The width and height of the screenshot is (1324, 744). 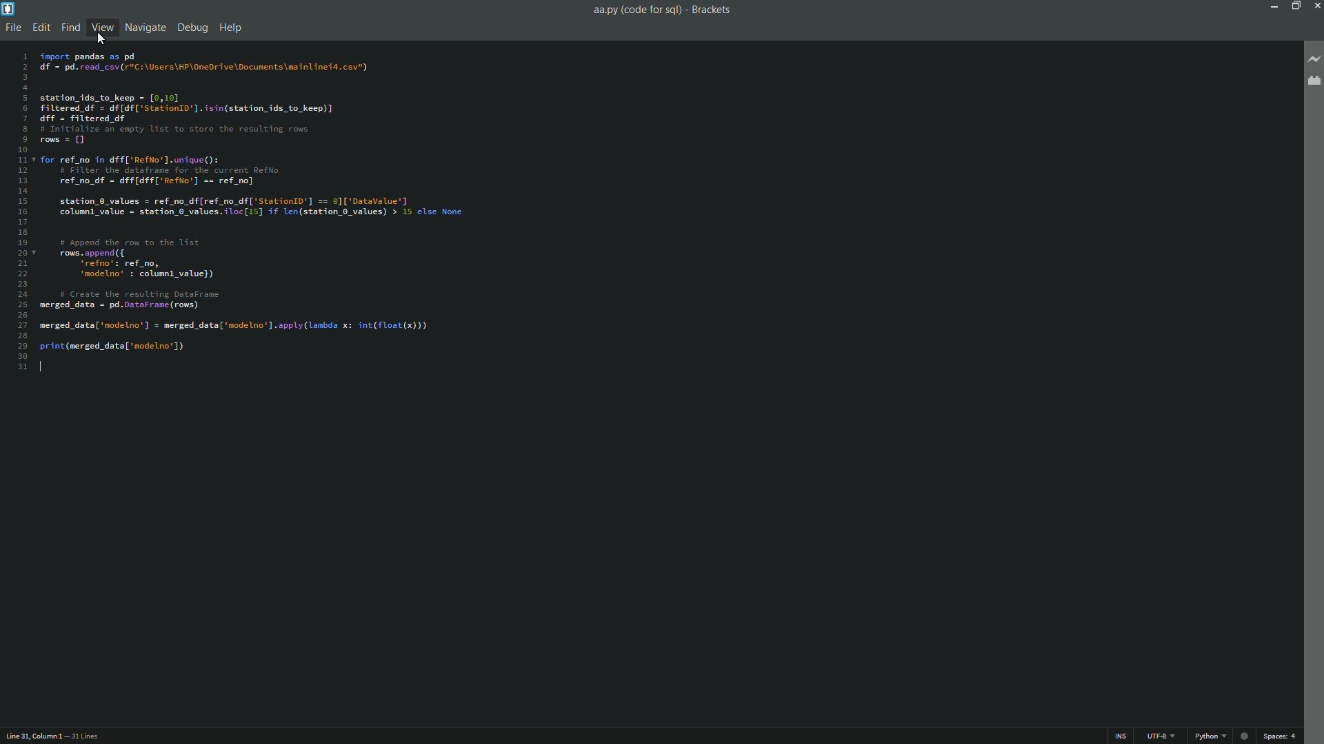 I want to click on help menu, so click(x=230, y=28).